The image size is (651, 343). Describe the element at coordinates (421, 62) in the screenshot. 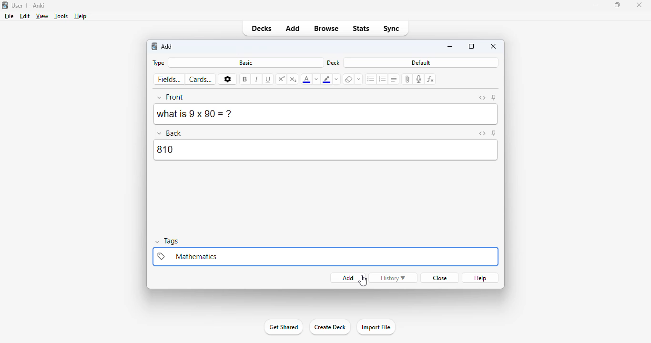

I see `default` at that location.